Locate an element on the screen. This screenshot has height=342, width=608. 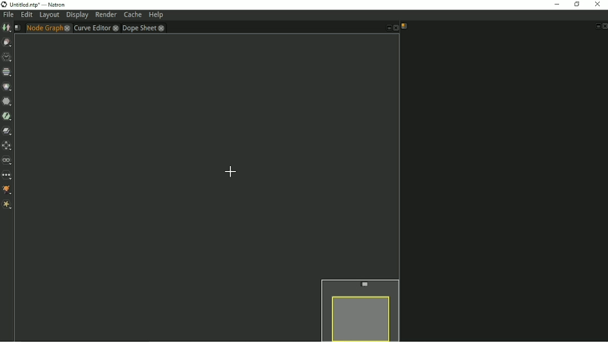
Restore down is located at coordinates (576, 4).